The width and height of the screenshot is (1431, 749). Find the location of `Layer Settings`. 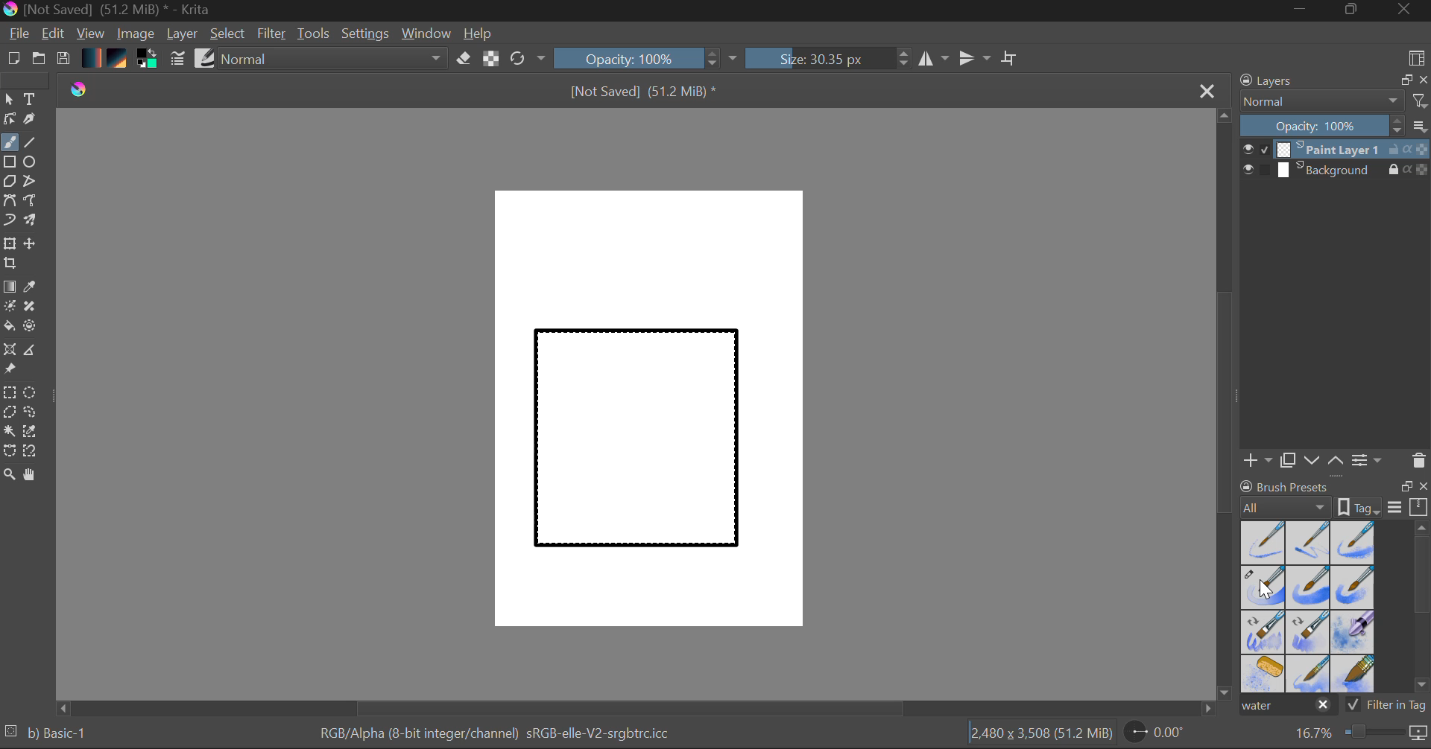

Layer Settings is located at coordinates (1368, 459).